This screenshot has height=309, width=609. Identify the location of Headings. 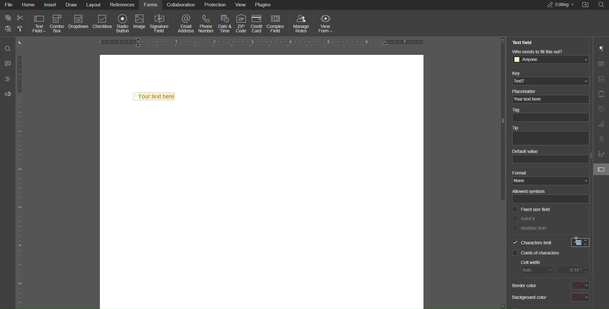
(8, 79).